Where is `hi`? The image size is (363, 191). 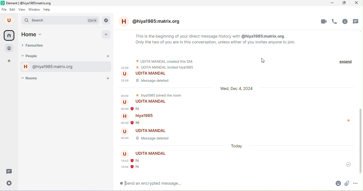 hi is located at coordinates (139, 161).